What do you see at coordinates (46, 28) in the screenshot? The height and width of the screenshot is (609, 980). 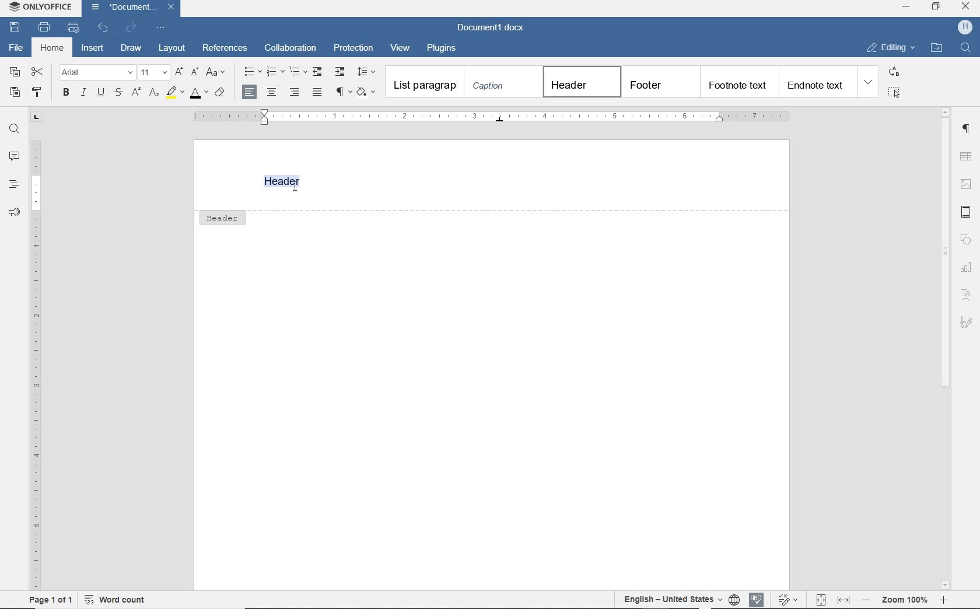 I see `print` at bounding box center [46, 28].